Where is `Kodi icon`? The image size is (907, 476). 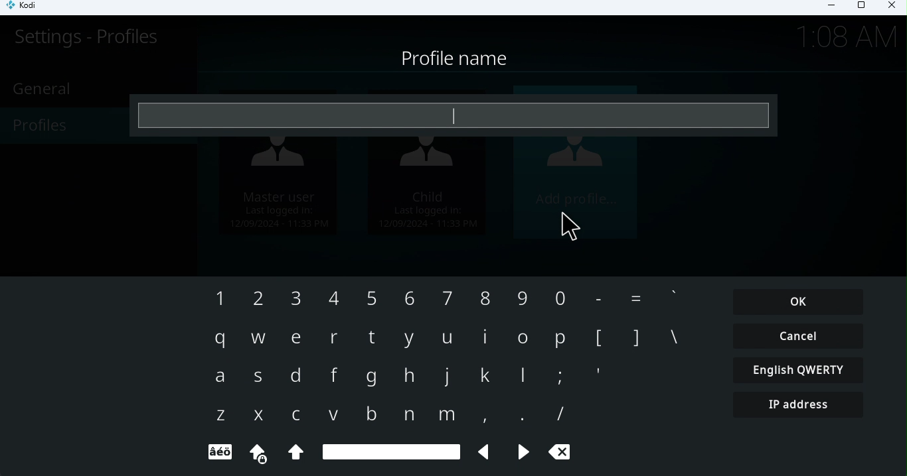
Kodi icon is located at coordinates (28, 8).